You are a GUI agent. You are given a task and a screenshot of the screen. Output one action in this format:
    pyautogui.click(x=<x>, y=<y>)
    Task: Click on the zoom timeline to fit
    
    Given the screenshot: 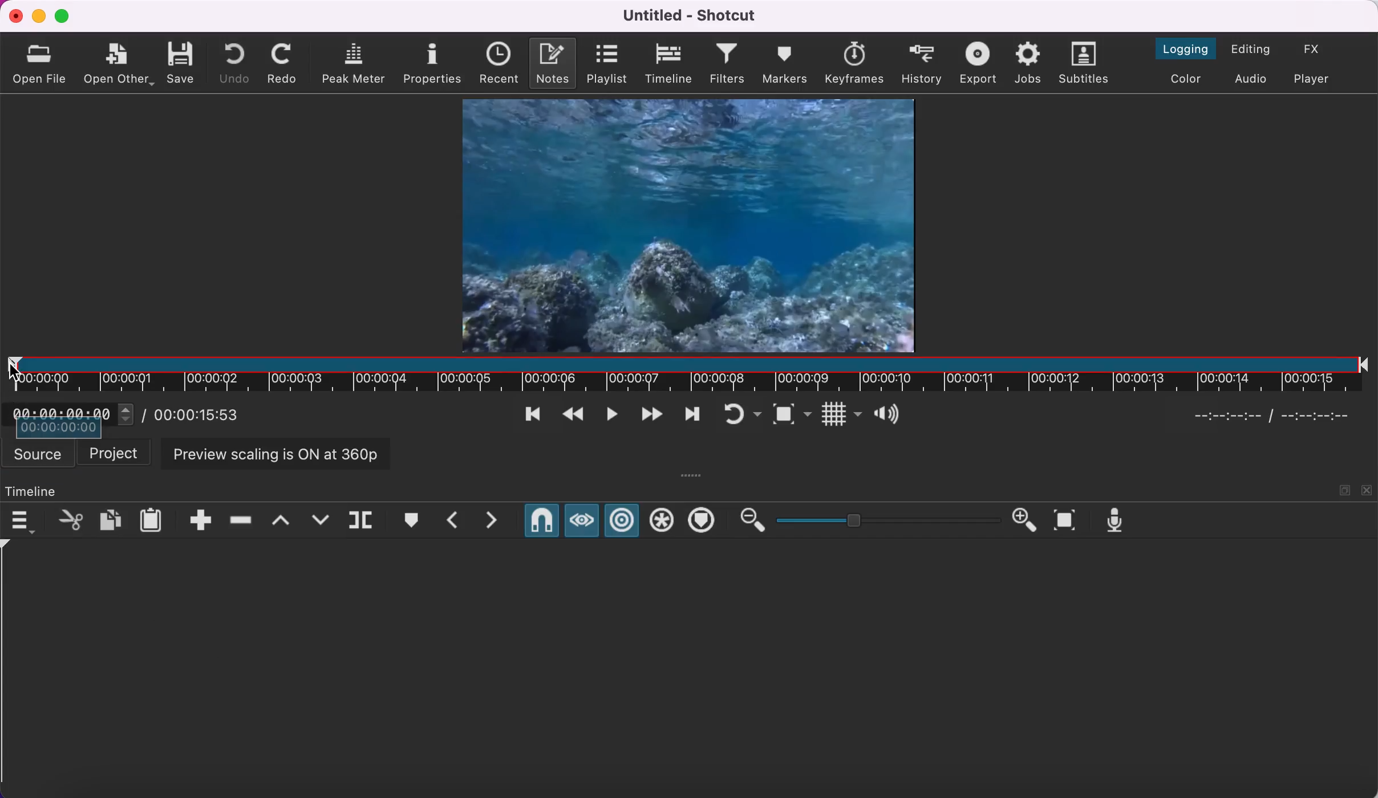 What is the action you would take?
    pyautogui.click(x=1069, y=520)
    